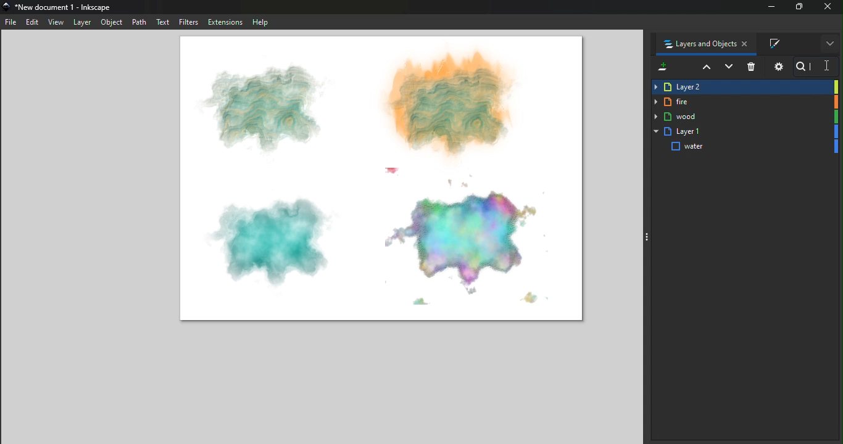  I want to click on Path, so click(141, 22).